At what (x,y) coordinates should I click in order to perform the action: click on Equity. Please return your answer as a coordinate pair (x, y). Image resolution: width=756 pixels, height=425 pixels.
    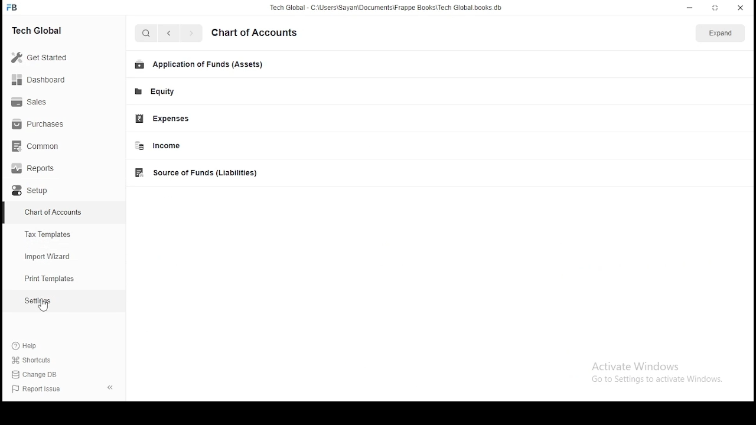
    Looking at the image, I should click on (172, 94).